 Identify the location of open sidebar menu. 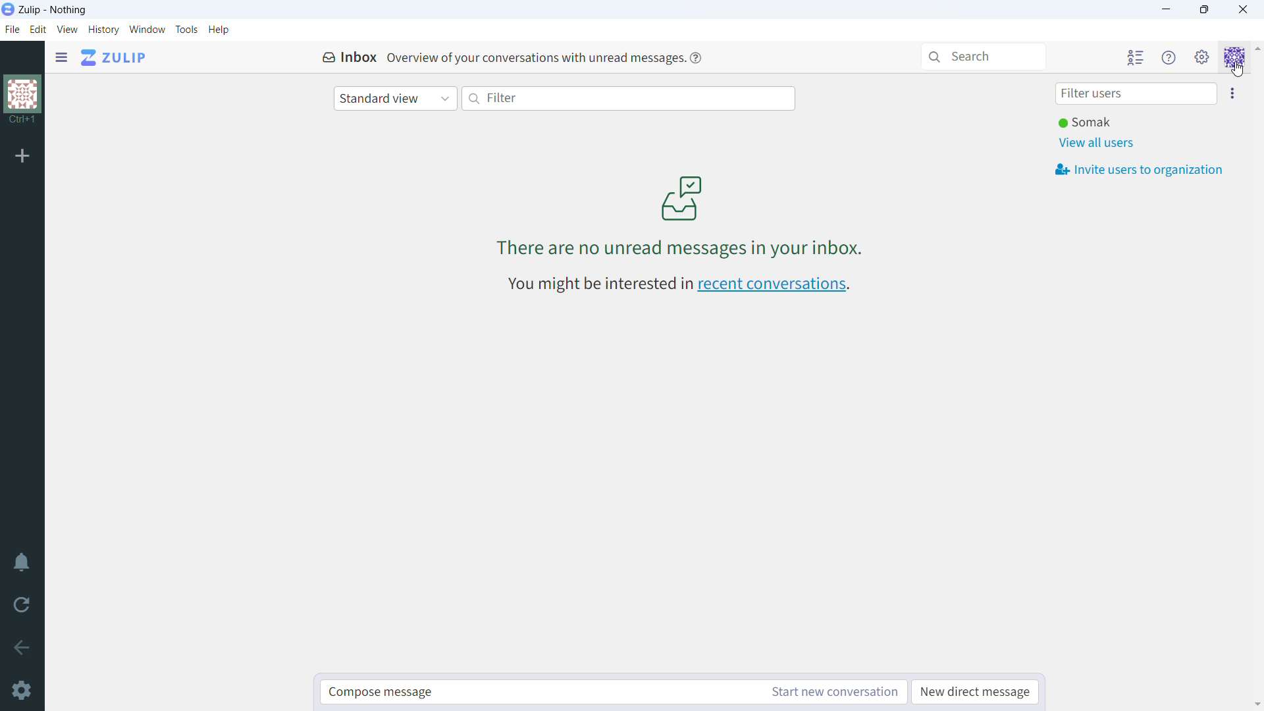
(61, 57).